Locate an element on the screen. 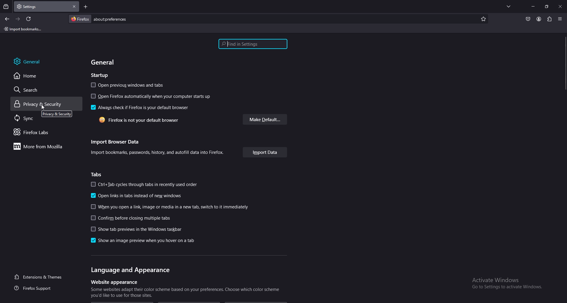 Image resolution: width=567 pixels, height=303 pixels. link open guideline is located at coordinates (173, 206).